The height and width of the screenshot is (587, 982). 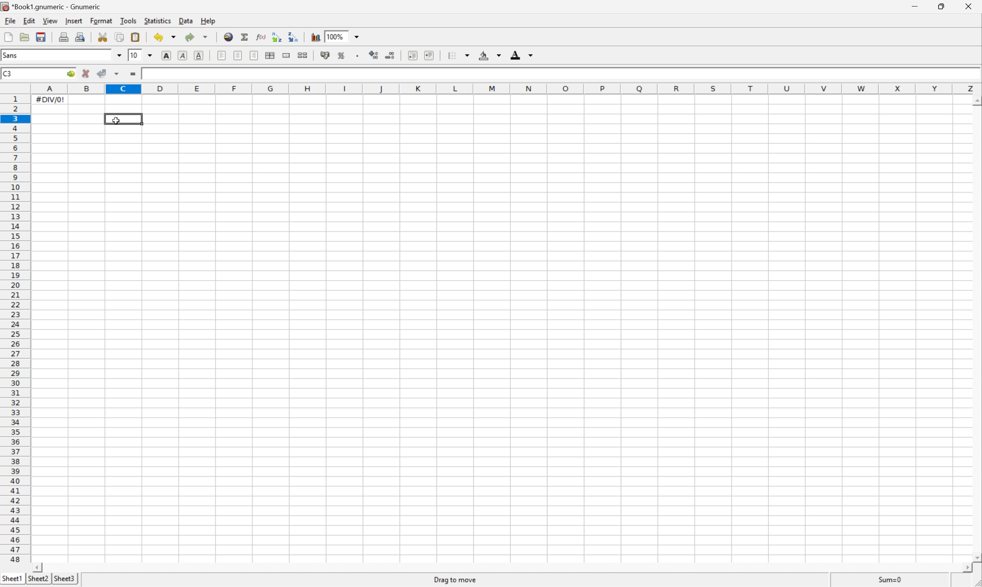 I want to click on Enter formula, so click(x=132, y=73).